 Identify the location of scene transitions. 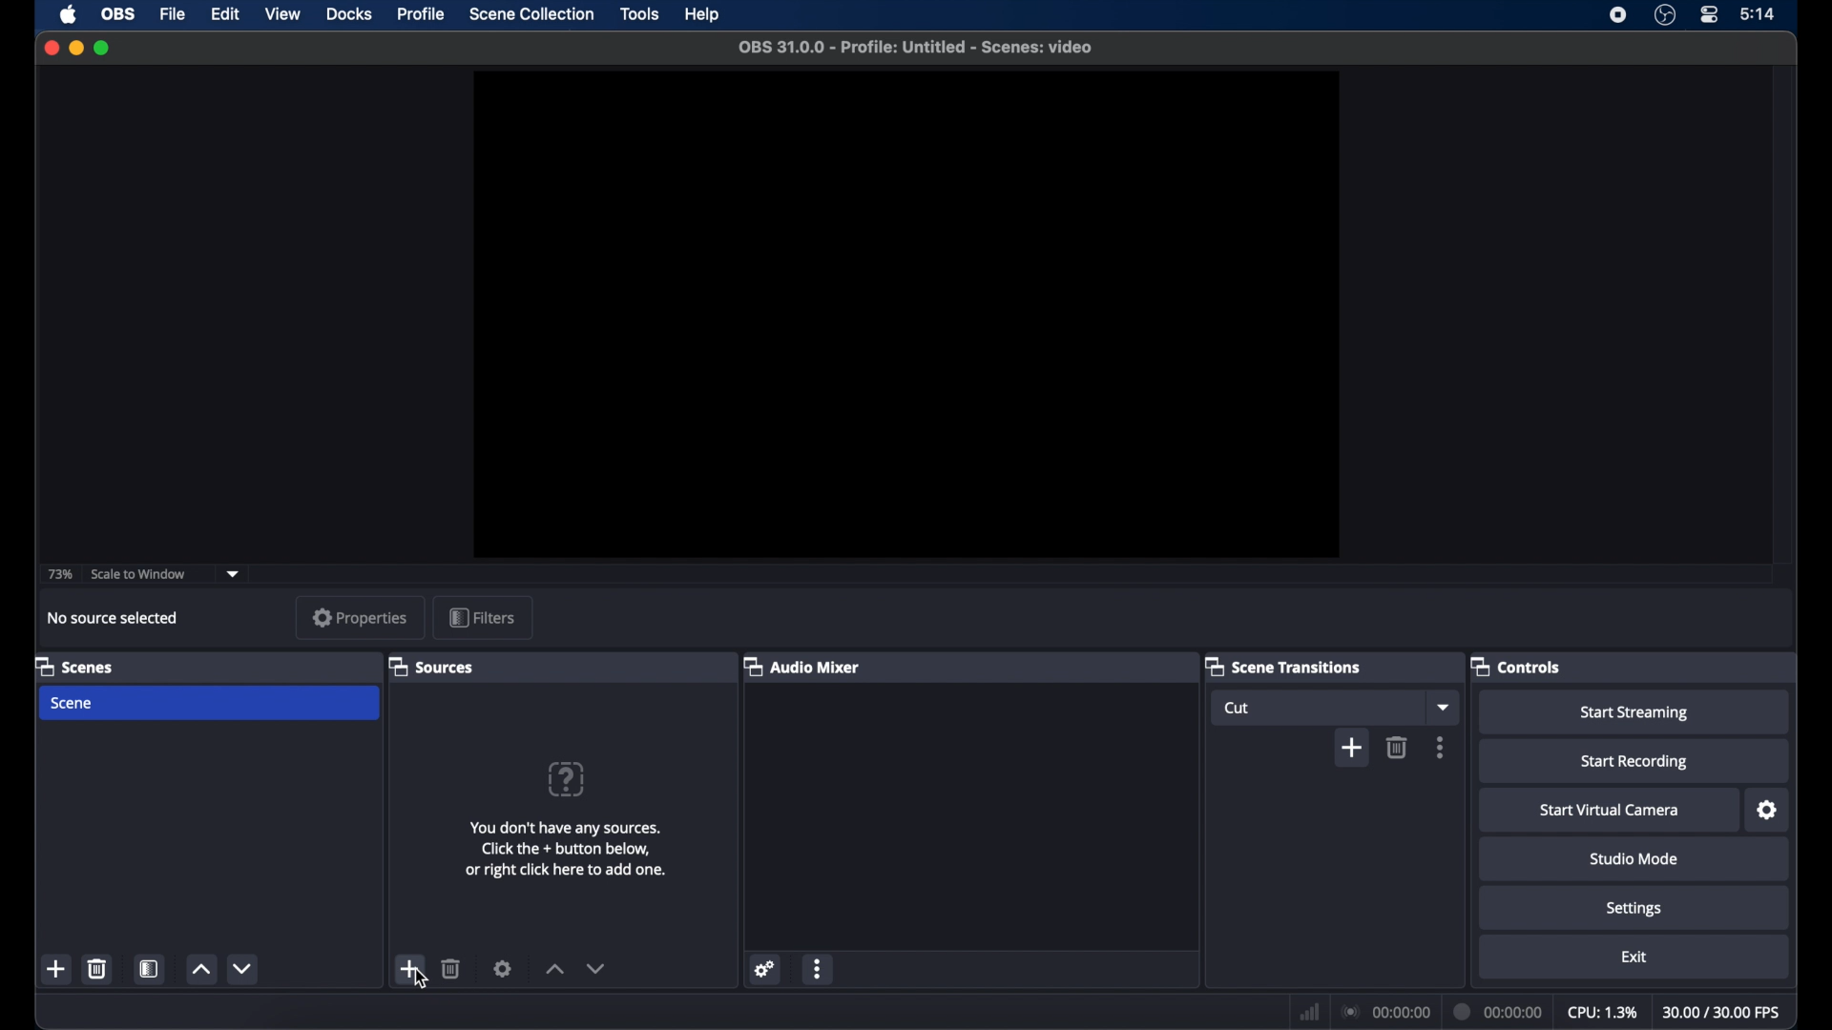
(1282, 666).